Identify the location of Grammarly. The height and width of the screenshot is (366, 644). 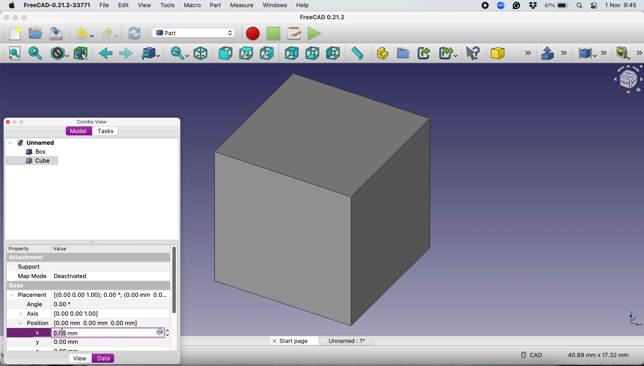
(517, 6).